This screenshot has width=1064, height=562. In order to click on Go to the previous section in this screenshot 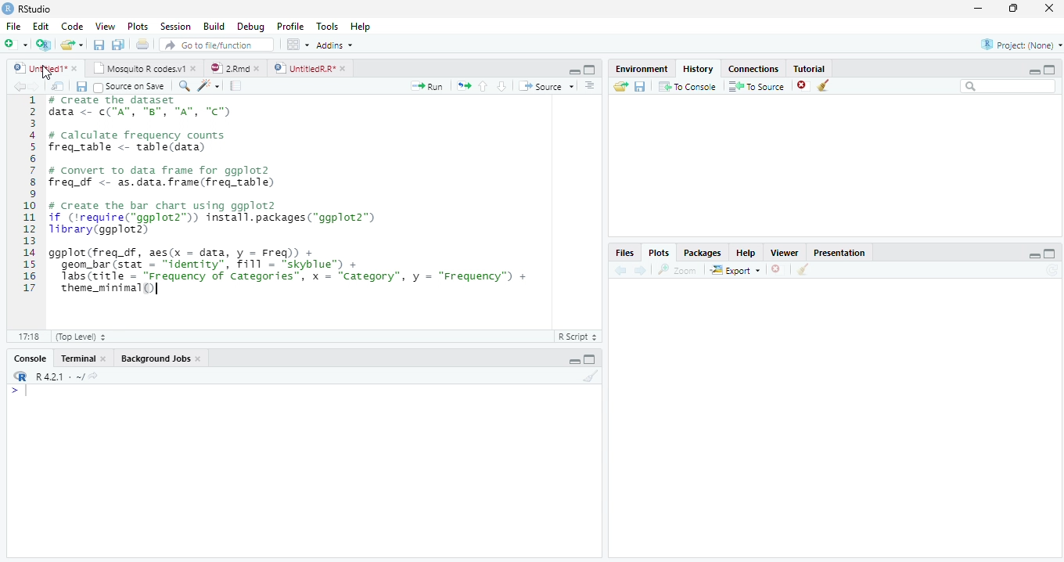, I will do `click(483, 85)`.